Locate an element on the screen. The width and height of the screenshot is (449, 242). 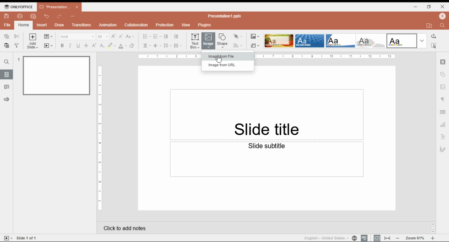
text art  settings is located at coordinates (443, 136).